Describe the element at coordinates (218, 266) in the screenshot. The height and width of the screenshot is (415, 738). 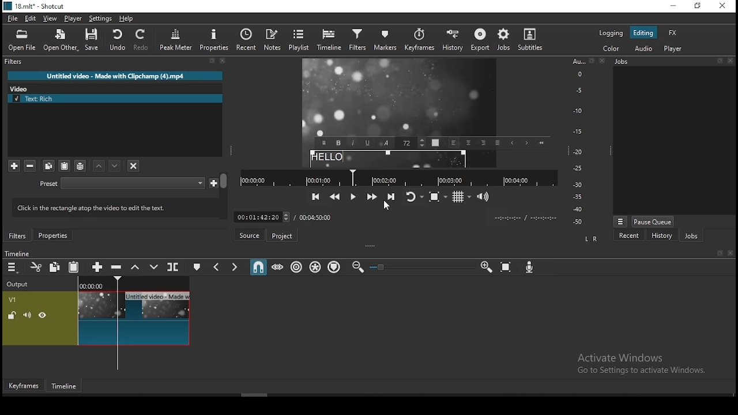
I see `previous marker` at that location.